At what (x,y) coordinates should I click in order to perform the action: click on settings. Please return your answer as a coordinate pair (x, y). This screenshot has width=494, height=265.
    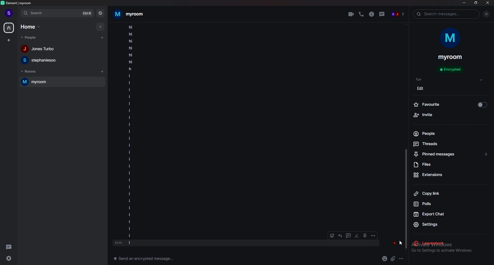
    Looking at the image, I should click on (9, 258).